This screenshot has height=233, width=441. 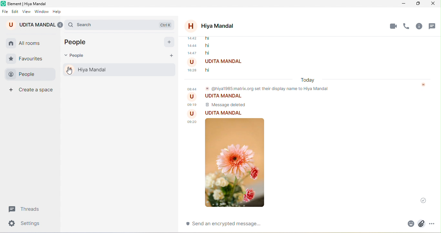 I want to click on start chat, so click(x=170, y=56).